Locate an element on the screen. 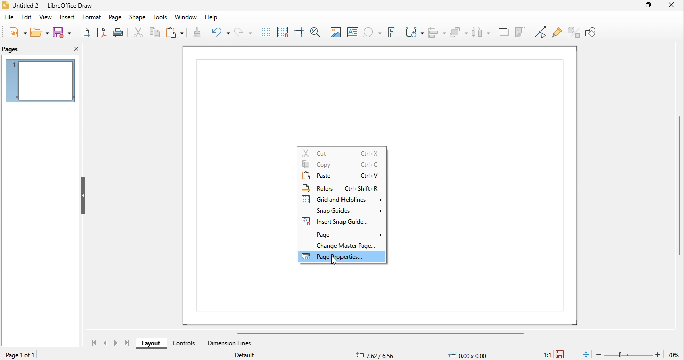 The height and width of the screenshot is (360, 684). cut is located at coordinates (340, 152).